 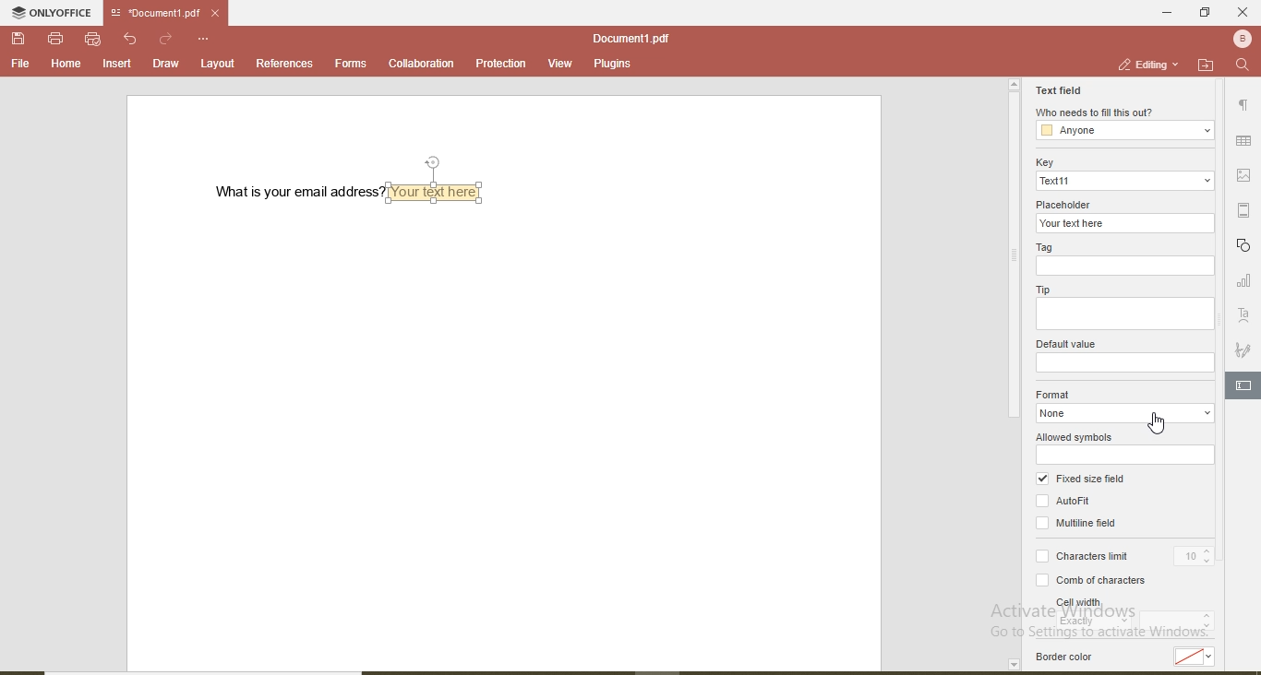 What do you see at coordinates (1246, 384) in the screenshot?
I see `edit text` at bounding box center [1246, 384].